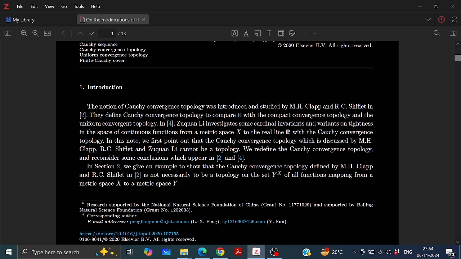 The width and height of the screenshot is (461, 259). What do you see at coordinates (389, 252) in the screenshot?
I see `Speaker/Headphone` at bounding box center [389, 252].